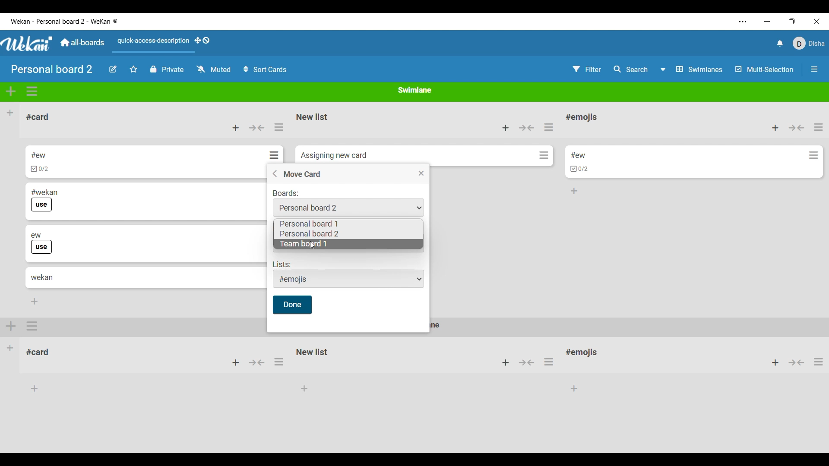 Image resolution: width=829 pixels, height=466 pixels. I want to click on Card actions, so click(544, 155).